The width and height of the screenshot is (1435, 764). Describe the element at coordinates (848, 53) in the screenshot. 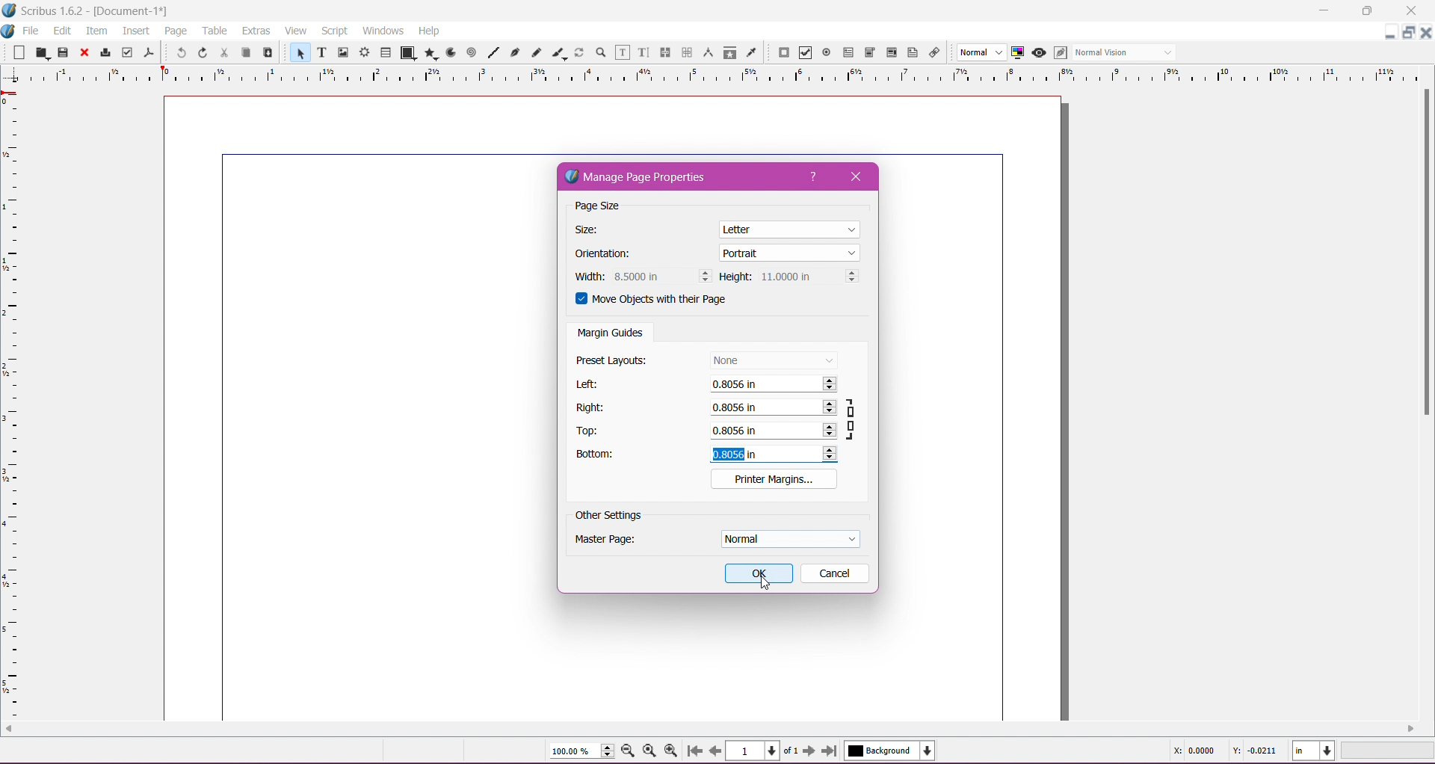

I see `PDF Text Field` at that location.